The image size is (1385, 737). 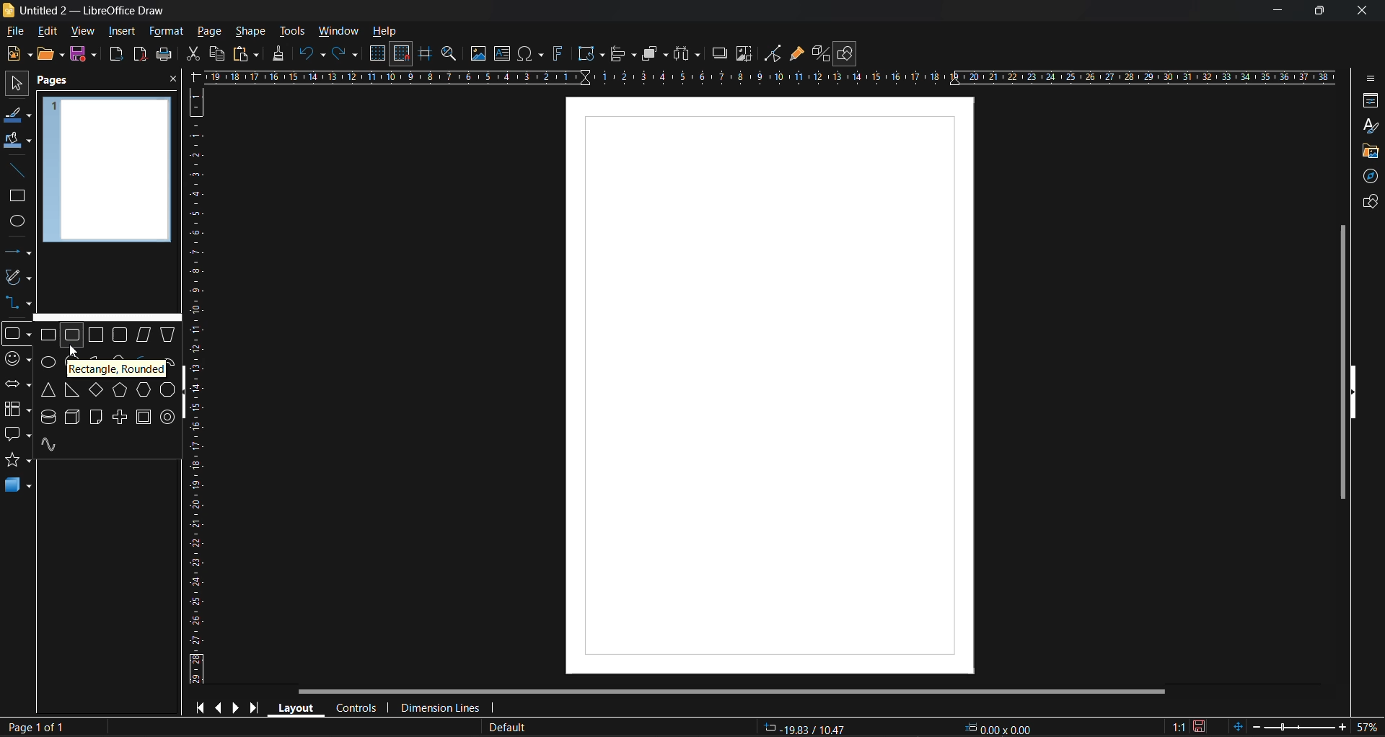 What do you see at coordinates (217, 706) in the screenshot?
I see `previous` at bounding box center [217, 706].